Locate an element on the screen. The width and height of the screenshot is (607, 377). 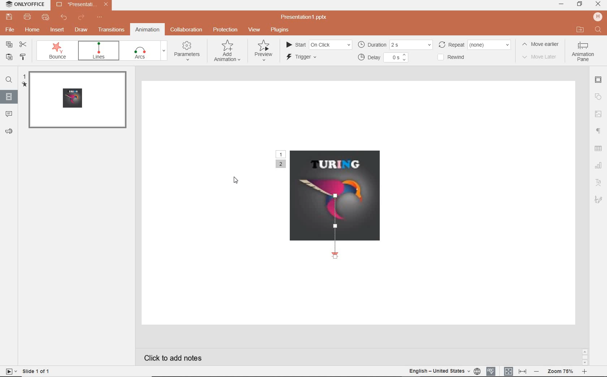
search is located at coordinates (597, 30).